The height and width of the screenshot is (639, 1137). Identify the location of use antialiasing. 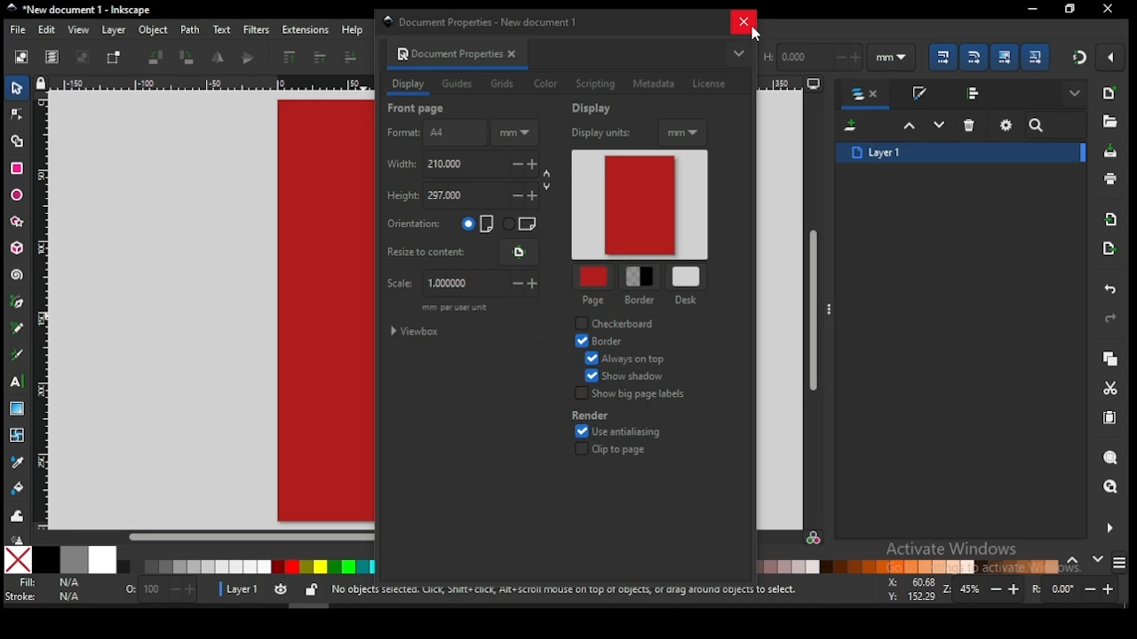
(618, 432).